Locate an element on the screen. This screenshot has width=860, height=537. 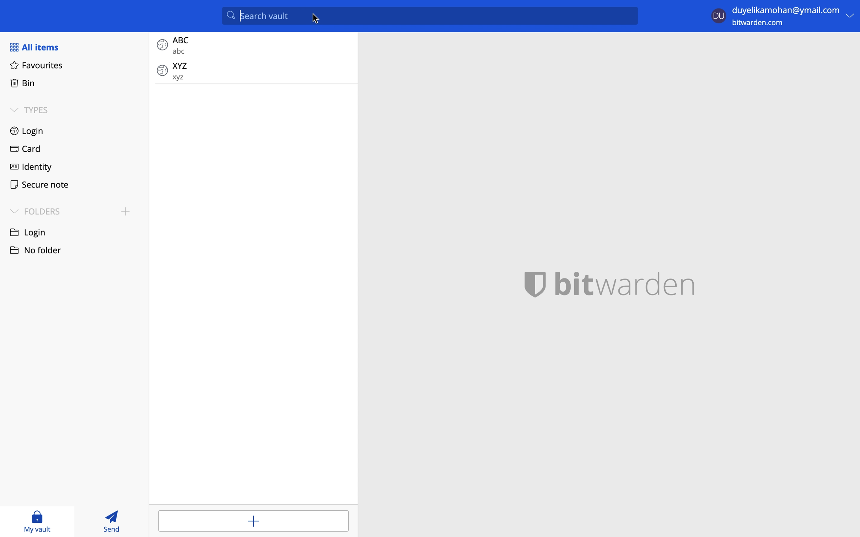
bin is located at coordinates (23, 83).